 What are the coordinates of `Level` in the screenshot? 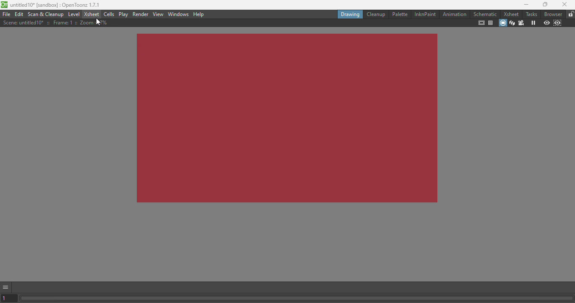 It's located at (74, 14).